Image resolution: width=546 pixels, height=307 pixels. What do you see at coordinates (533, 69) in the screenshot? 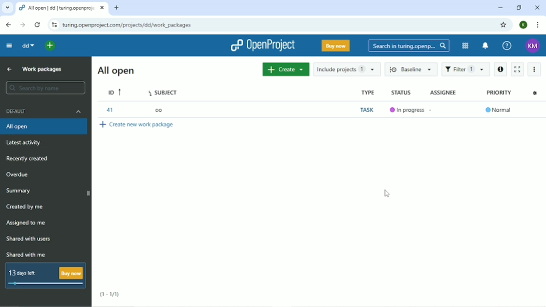
I see `More actions` at bounding box center [533, 69].